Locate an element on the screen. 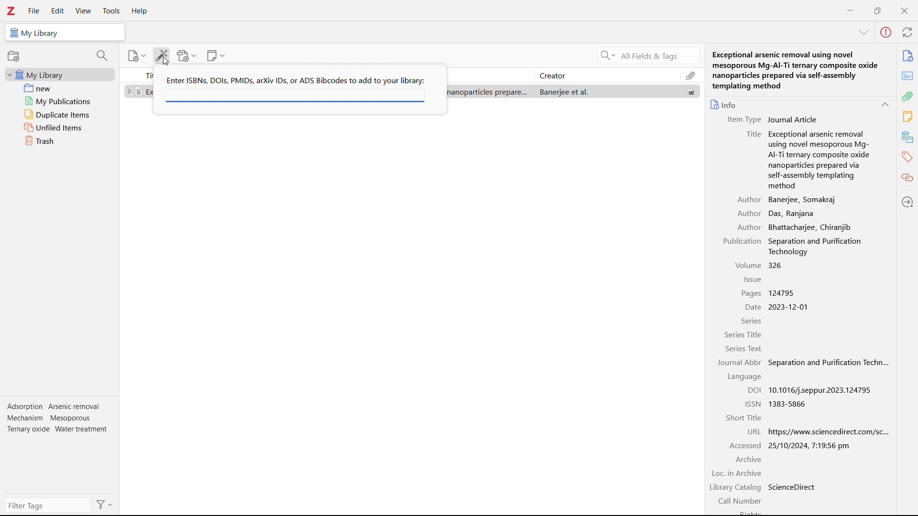 This screenshot has width=918, height=516. actions is located at coordinates (105, 505).